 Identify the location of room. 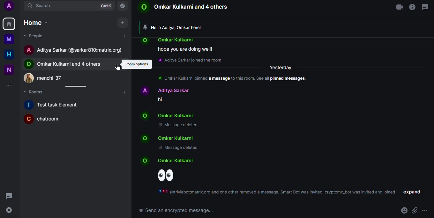
(54, 105).